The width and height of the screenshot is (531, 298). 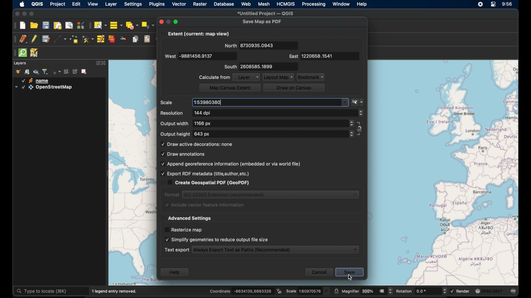 I want to click on mesh, so click(x=264, y=4).